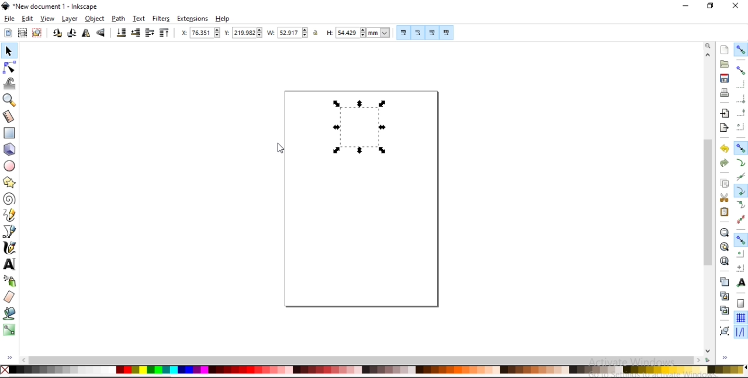 This screenshot has width=748, height=378. What do you see at coordinates (723, 128) in the screenshot?
I see `export a document` at bounding box center [723, 128].